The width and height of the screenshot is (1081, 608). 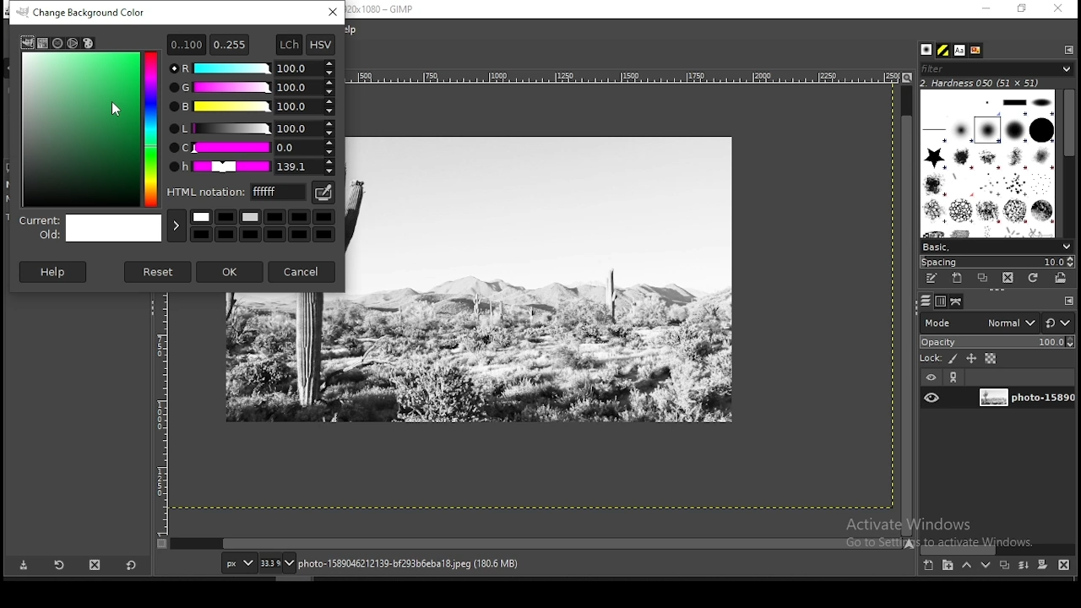 What do you see at coordinates (1067, 301) in the screenshot?
I see `configure this pane` at bounding box center [1067, 301].